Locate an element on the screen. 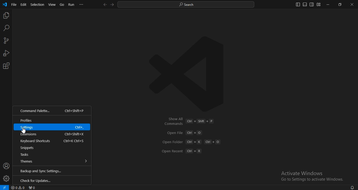 The height and width of the screenshot is (190, 358). restore down is located at coordinates (340, 4).